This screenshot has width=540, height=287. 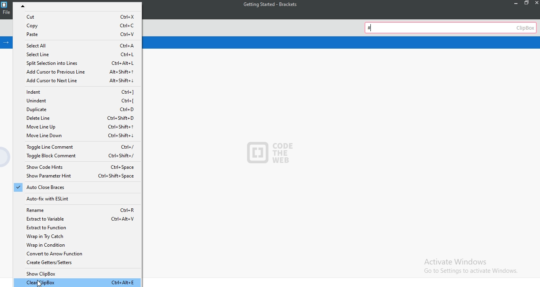 I want to click on Move Lines Down, so click(x=77, y=137).